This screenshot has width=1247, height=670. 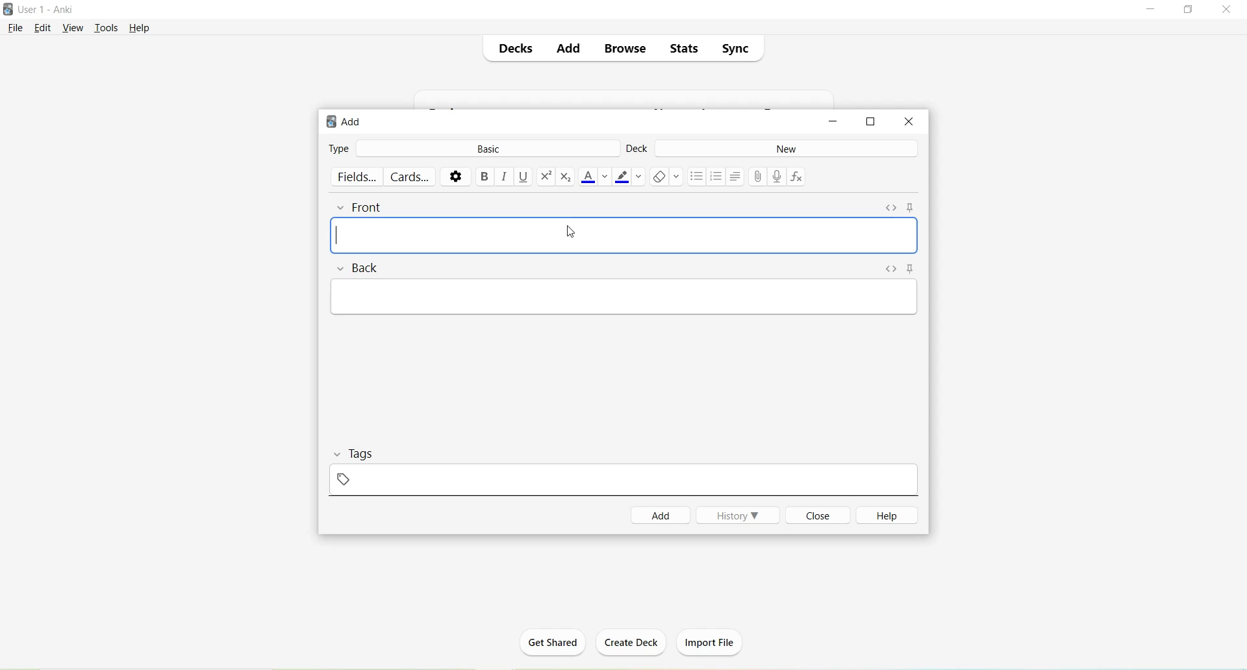 What do you see at coordinates (345, 479) in the screenshot?
I see `Add Tag` at bounding box center [345, 479].